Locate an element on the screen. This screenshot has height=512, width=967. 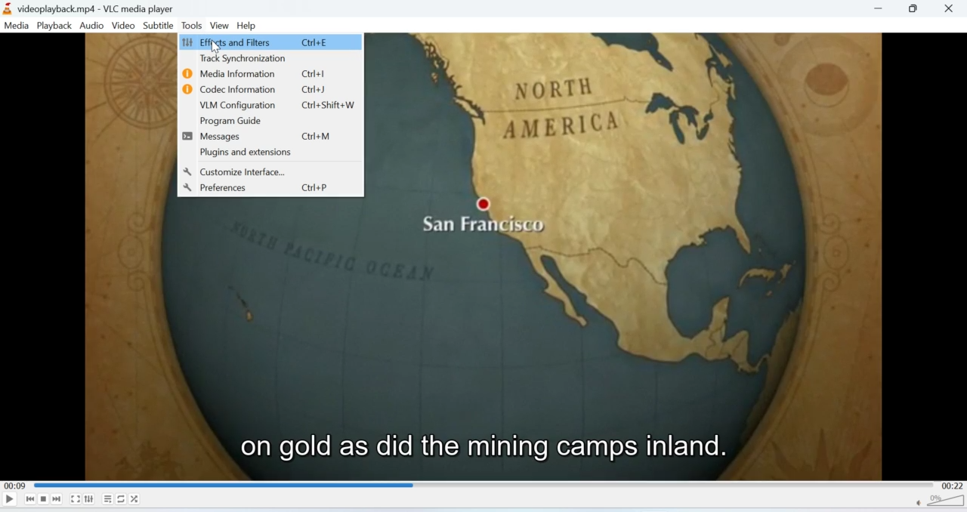
Ctrl+I is located at coordinates (313, 72).